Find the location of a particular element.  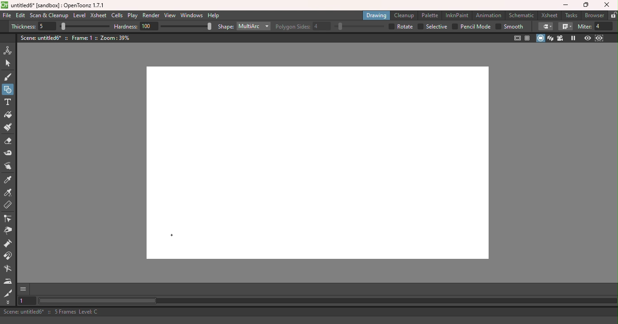

Level is located at coordinates (79, 15).